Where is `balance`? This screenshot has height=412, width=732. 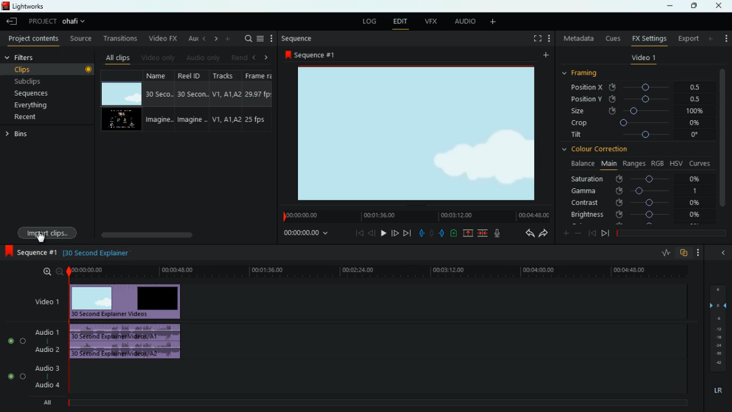
balance is located at coordinates (581, 164).